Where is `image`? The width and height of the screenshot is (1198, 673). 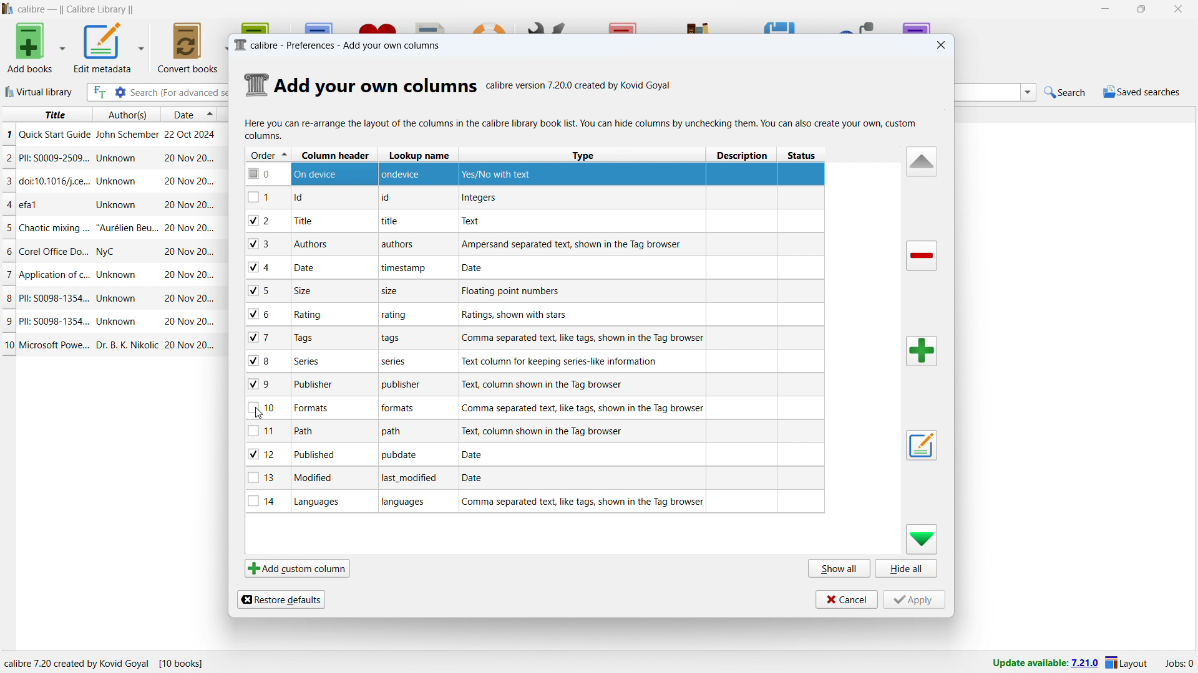 image is located at coordinates (255, 83).